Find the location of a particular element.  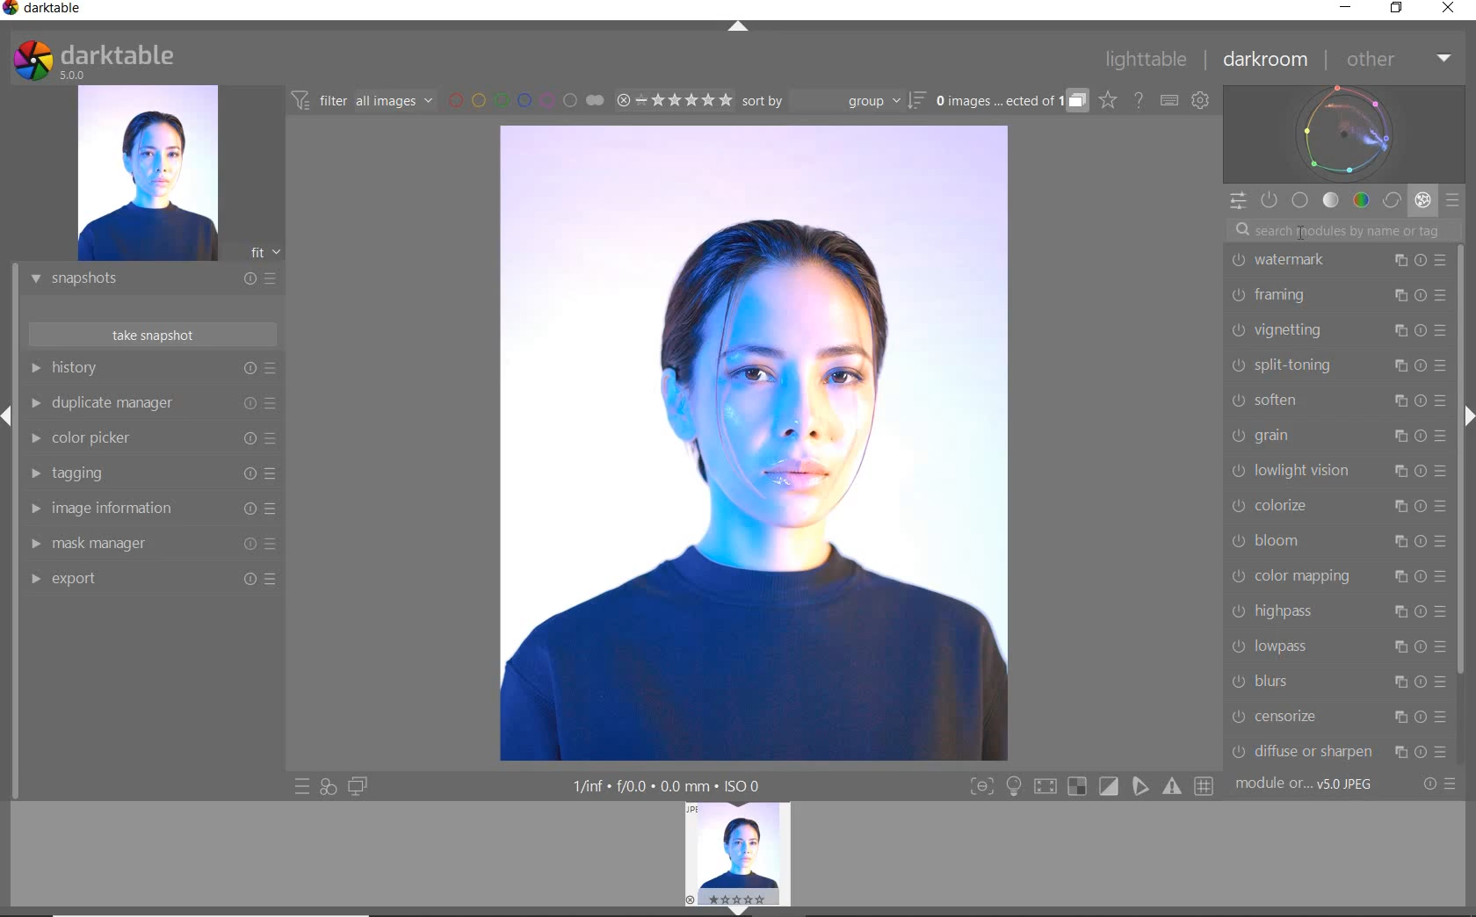

Button is located at coordinates (1014, 788).